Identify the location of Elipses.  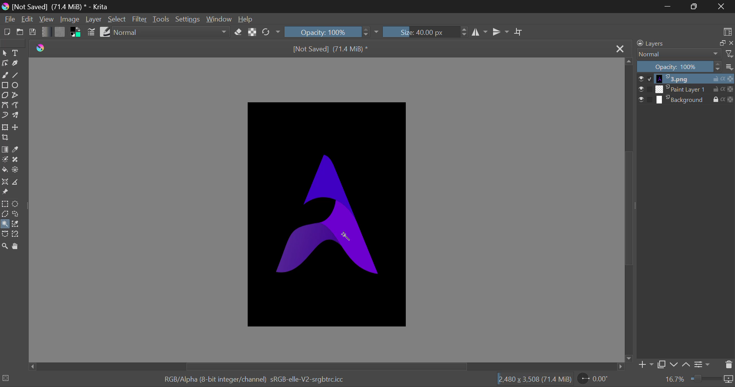
(18, 86).